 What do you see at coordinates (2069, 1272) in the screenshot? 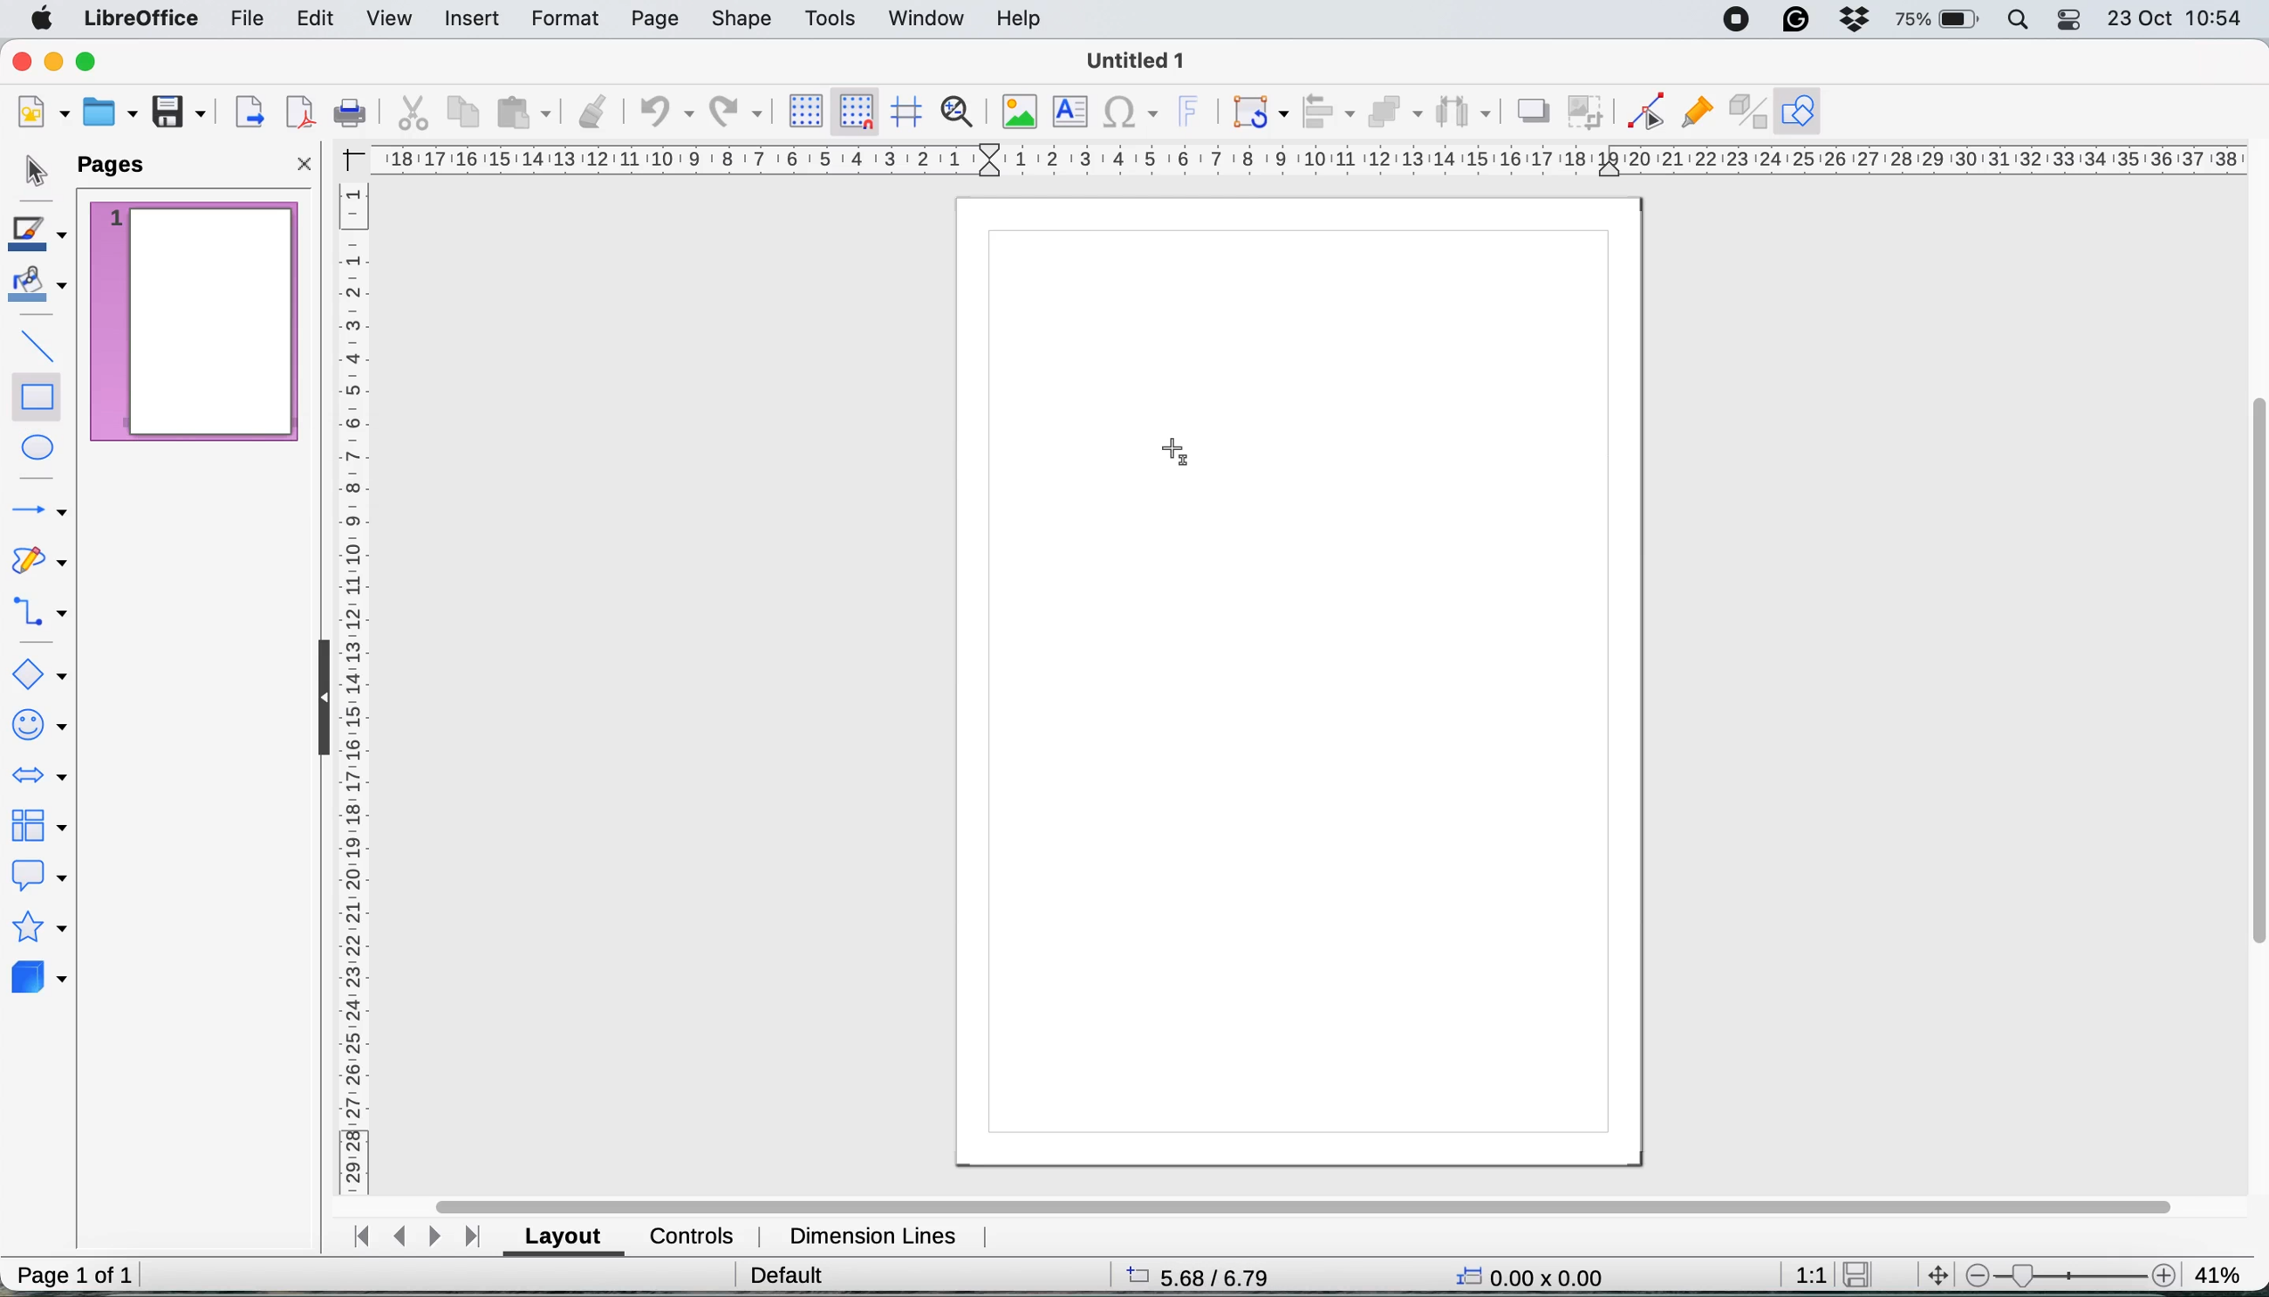
I see `zoom scale` at bounding box center [2069, 1272].